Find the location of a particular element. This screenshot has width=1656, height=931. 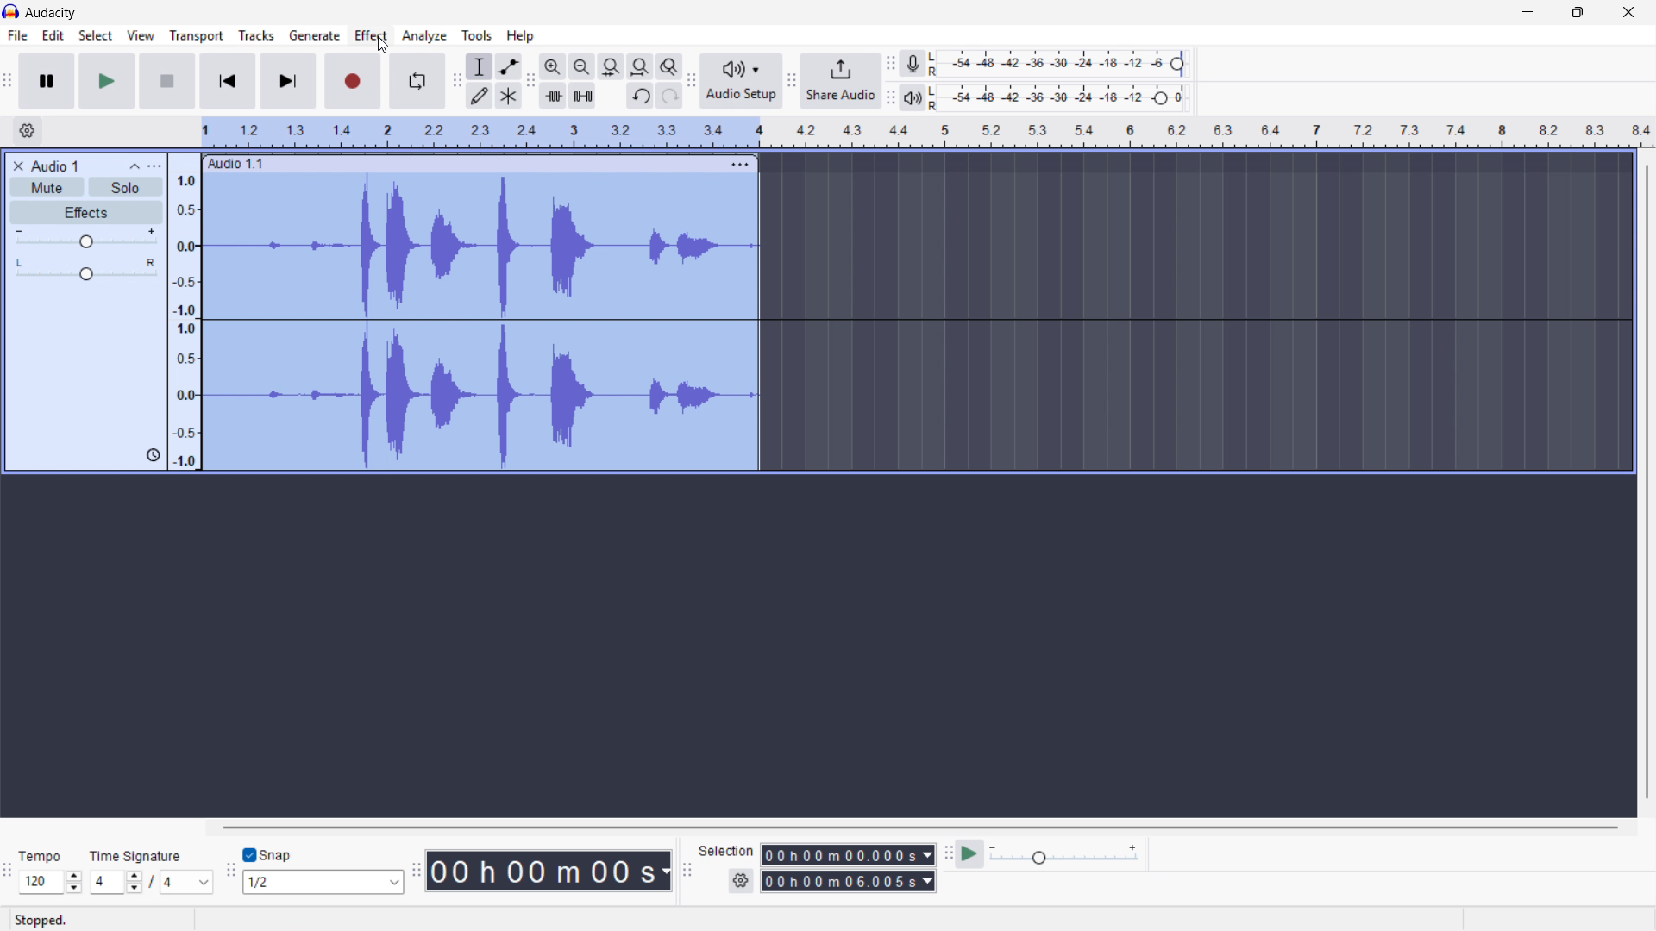

Title  is located at coordinates (52, 13).